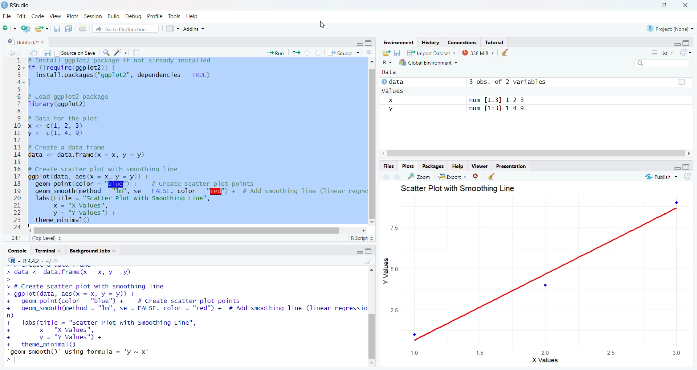 This screenshot has height=370, width=697. I want to click on close, so click(688, 5).